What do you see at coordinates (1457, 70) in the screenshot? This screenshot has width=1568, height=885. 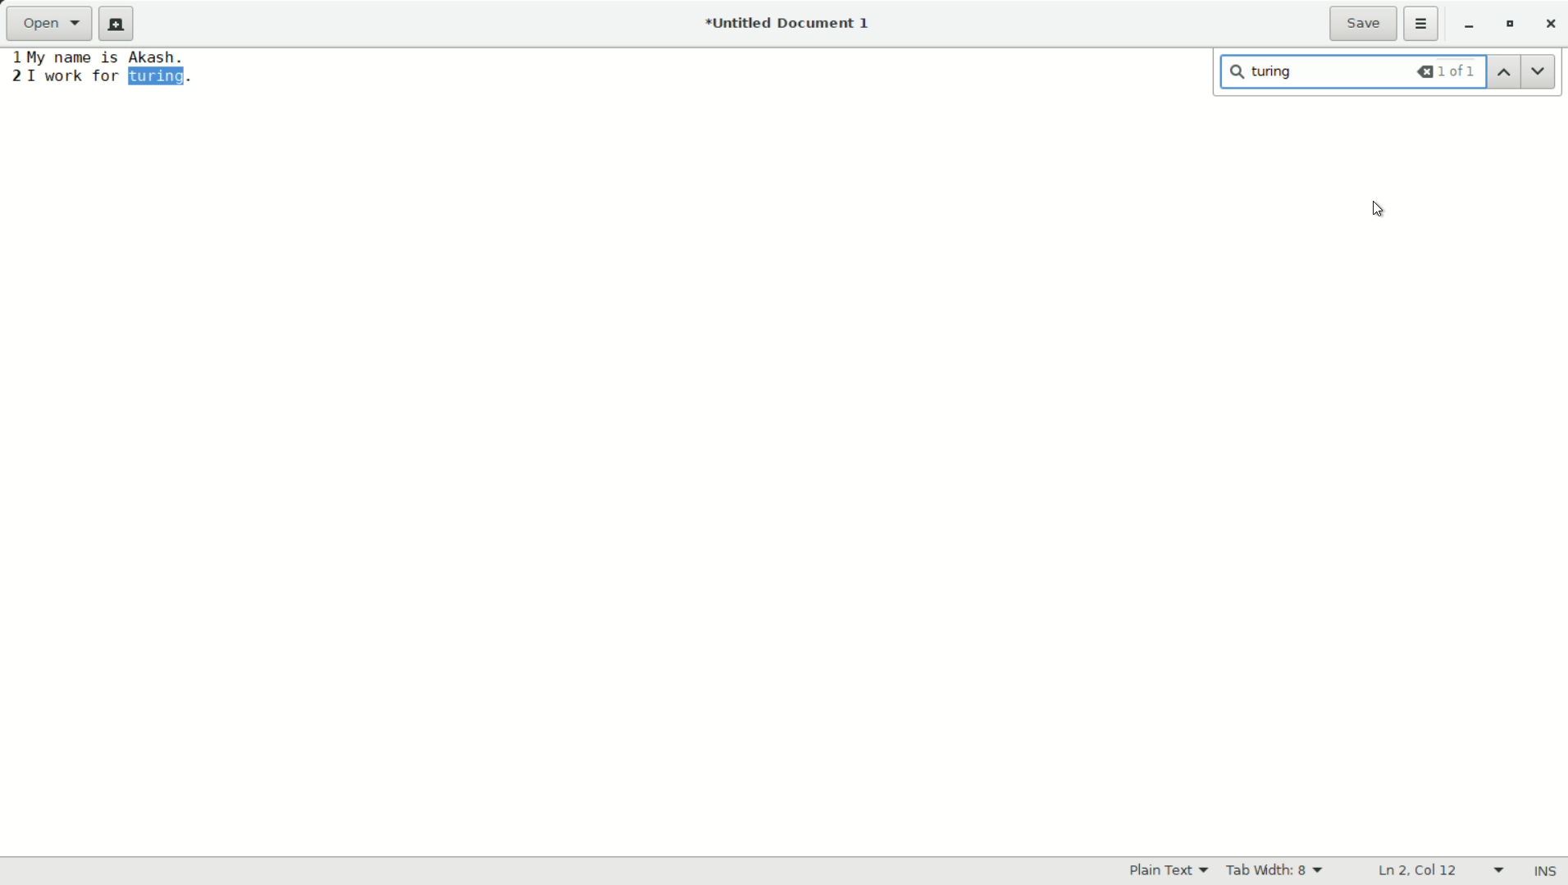 I see `1 of 1` at bounding box center [1457, 70].